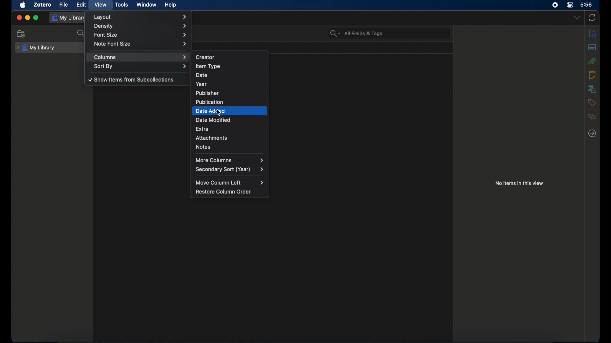 The image size is (611, 343). Describe the element at coordinates (23, 5) in the screenshot. I see `apple icon` at that location.